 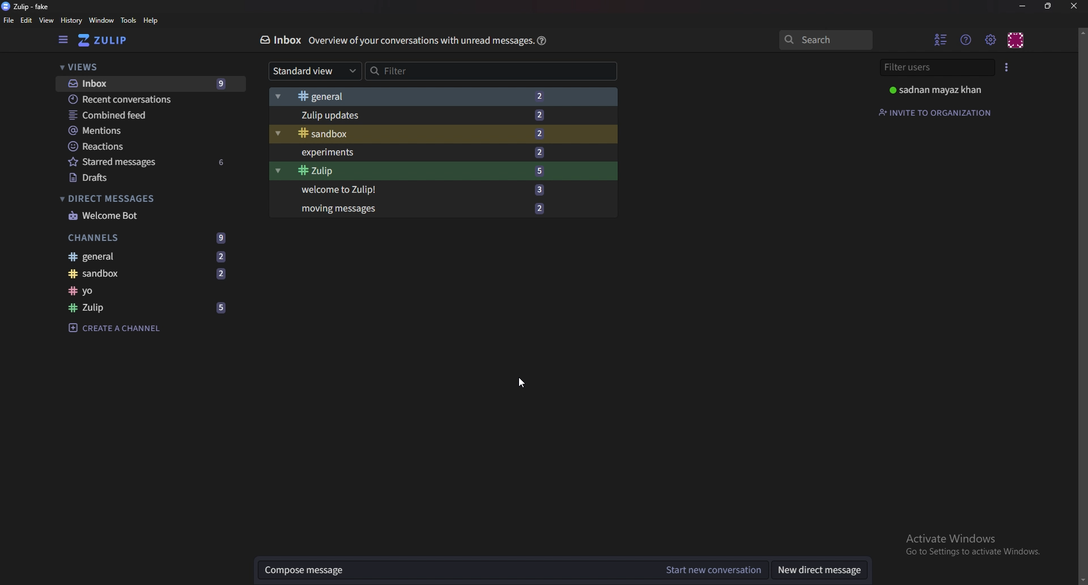 What do you see at coordinates (152, 99) in the screenshot?
I see `Recent conversations` at bounding box center [152, 99].